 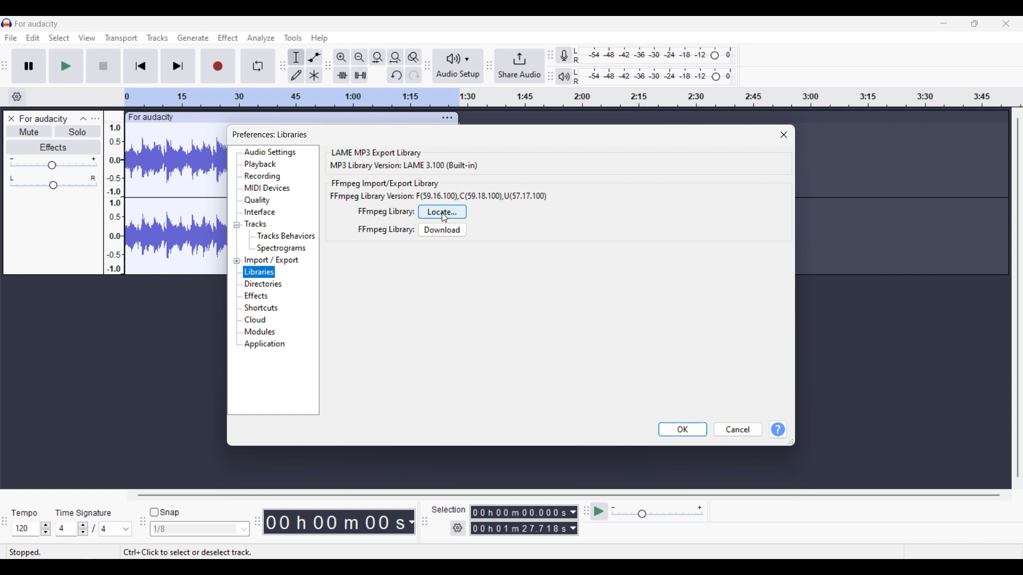 What do you see at coordinates (54, 182) in the screenshot?
I see `Pan slider` at bounding box center [54, 182].